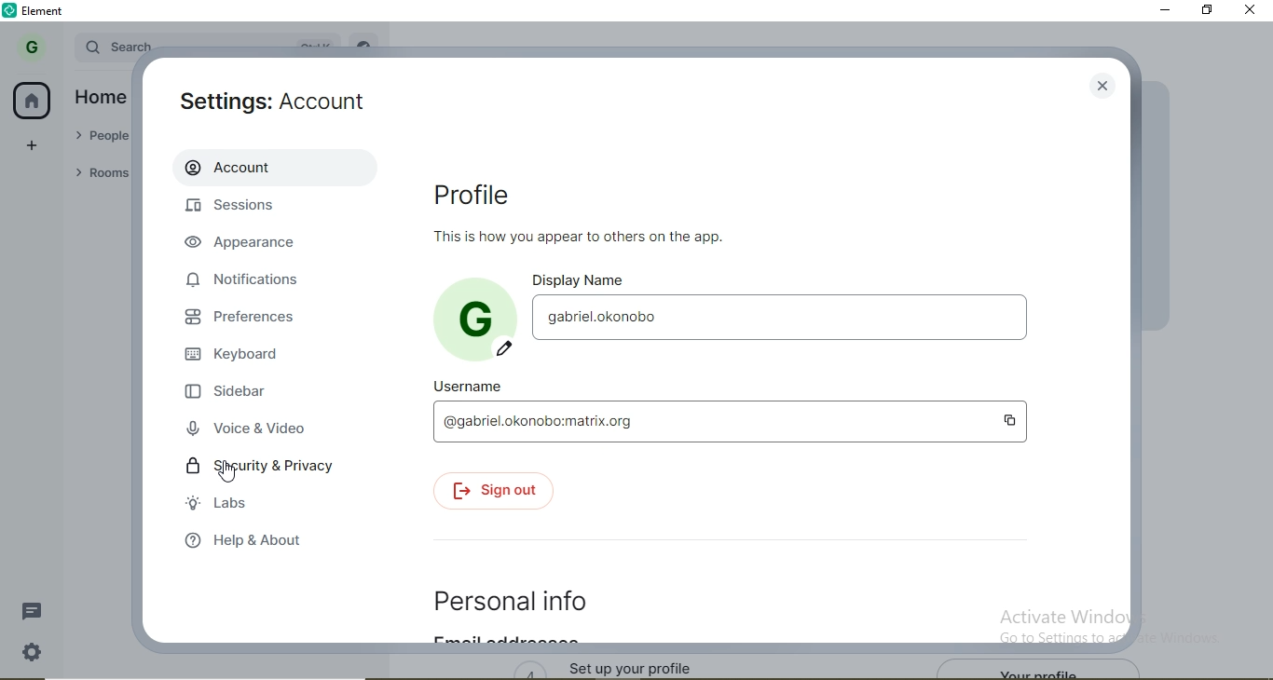 The width and height of the screenshot is (1273, 680). I want to click on text1, so click(581, 236).